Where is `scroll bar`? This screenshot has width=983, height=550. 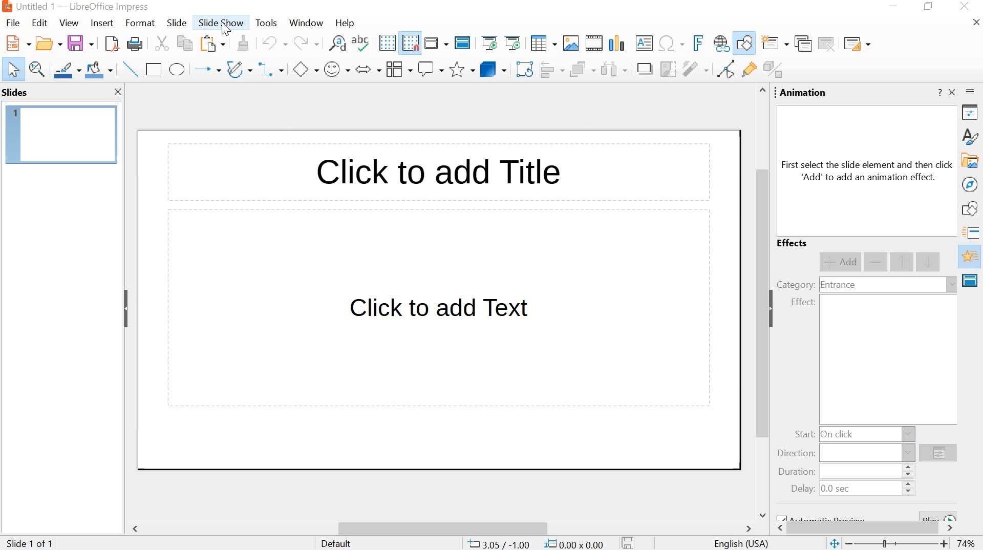 scroll bar is located at coordinates (443, 528).